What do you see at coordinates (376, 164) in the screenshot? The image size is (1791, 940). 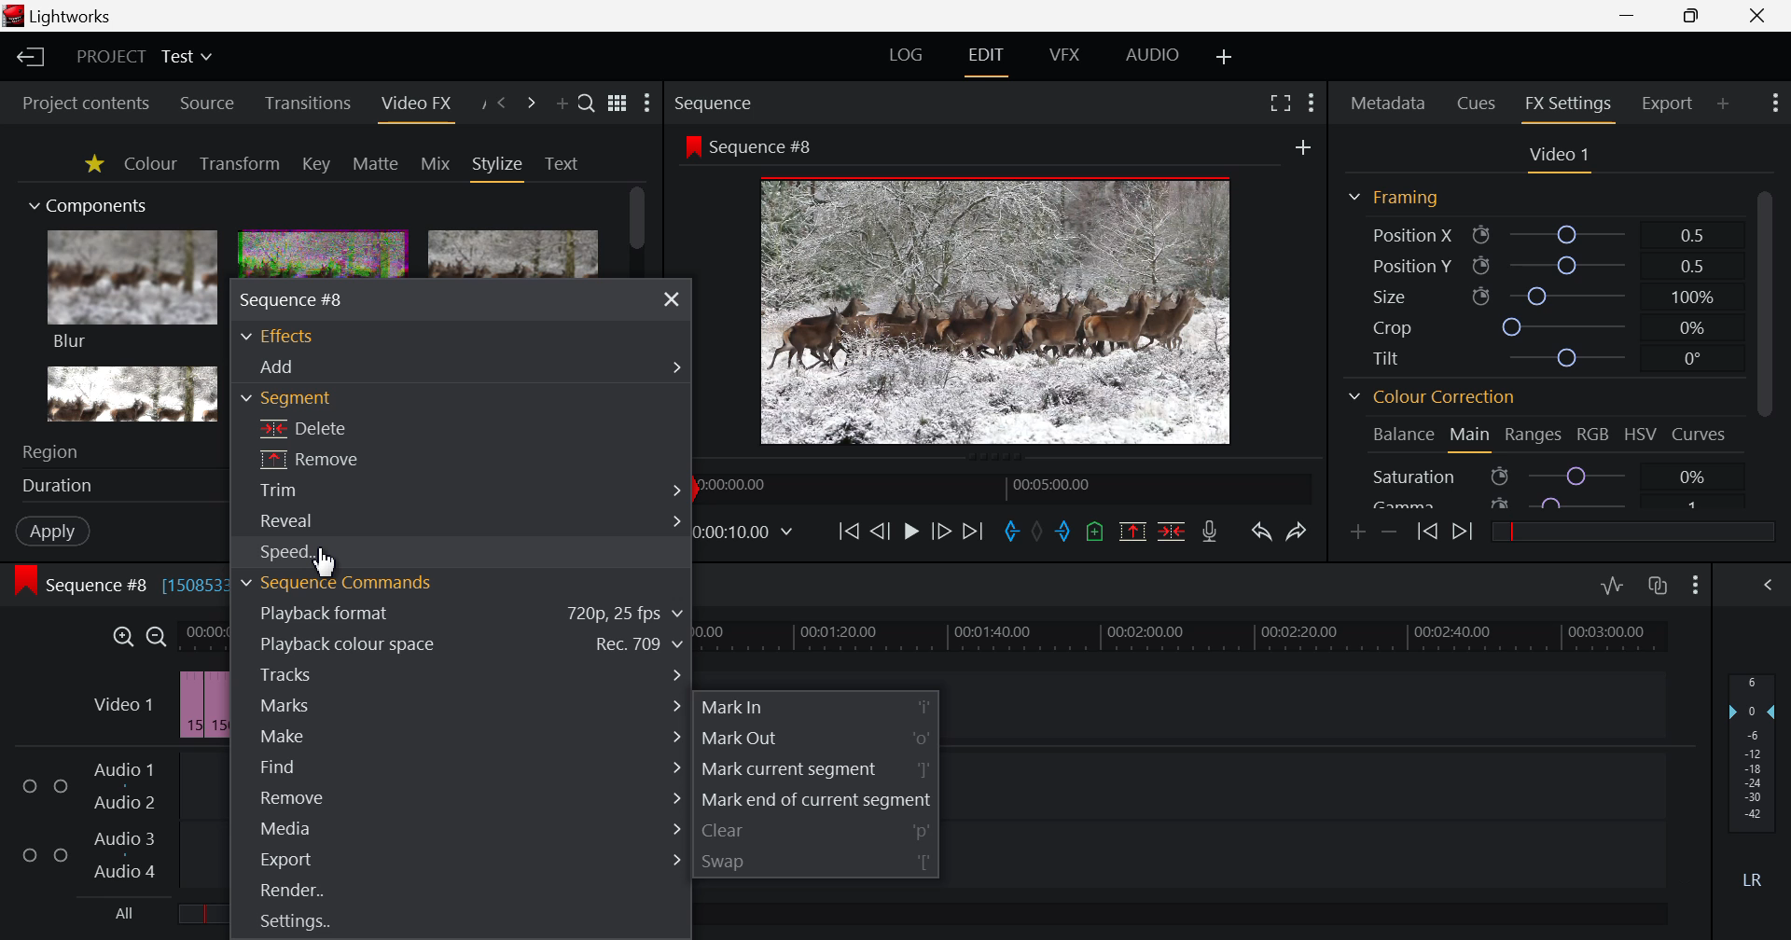 I see `Matte` at bounding box center [376, 164].